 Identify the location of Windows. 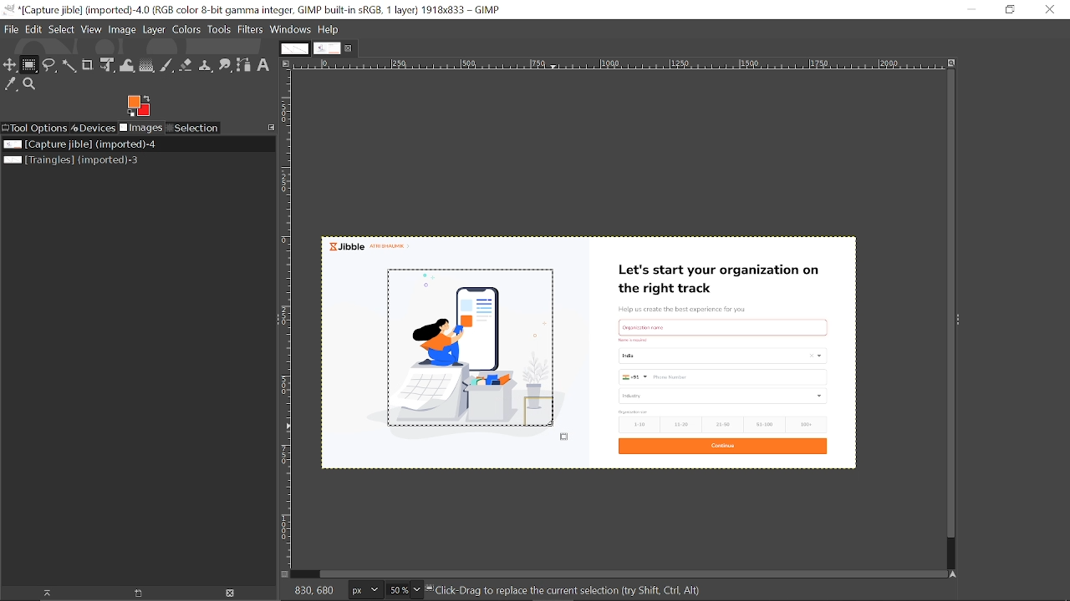
(290, 29).